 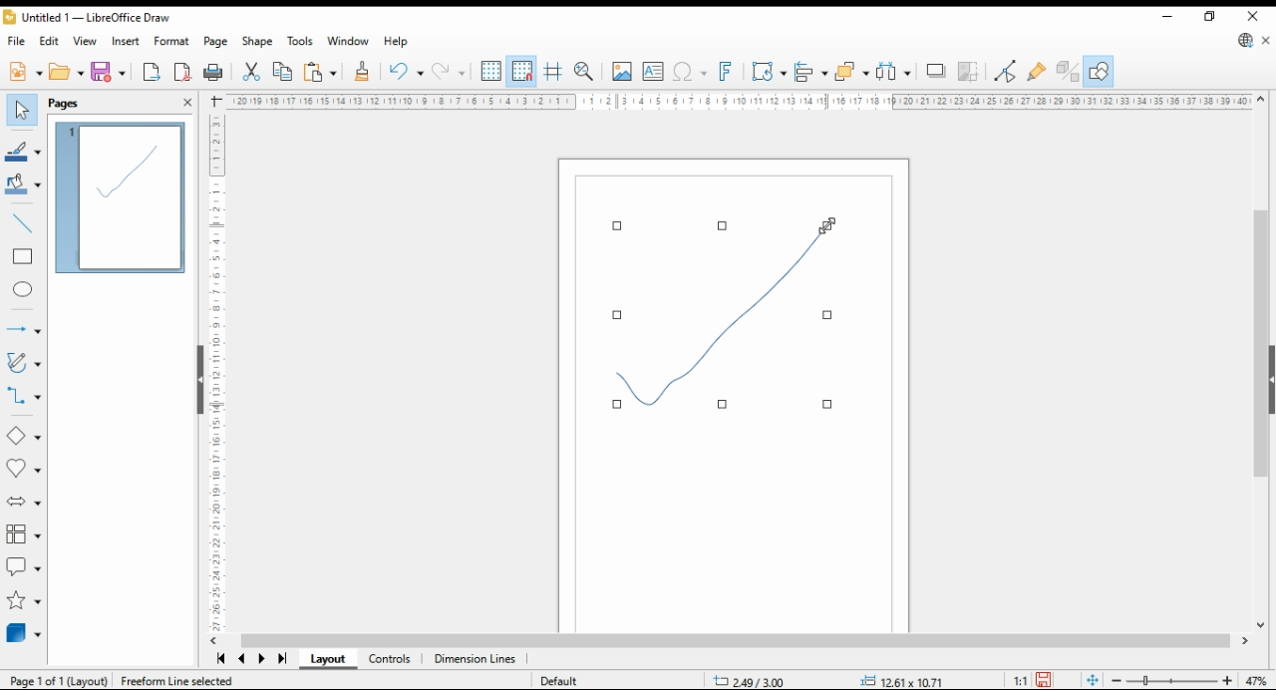 I want to click on edit, so click(x=50, y=41).